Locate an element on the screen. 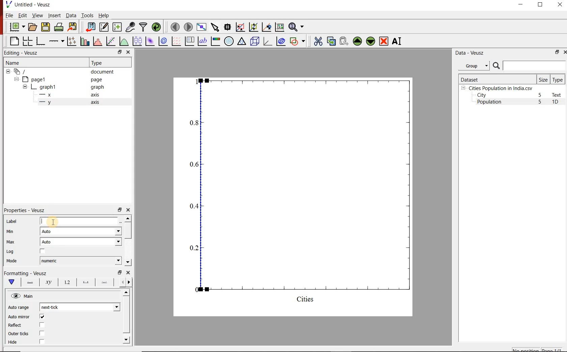  click to recenter graph axes is located at coordinates (266, 27).